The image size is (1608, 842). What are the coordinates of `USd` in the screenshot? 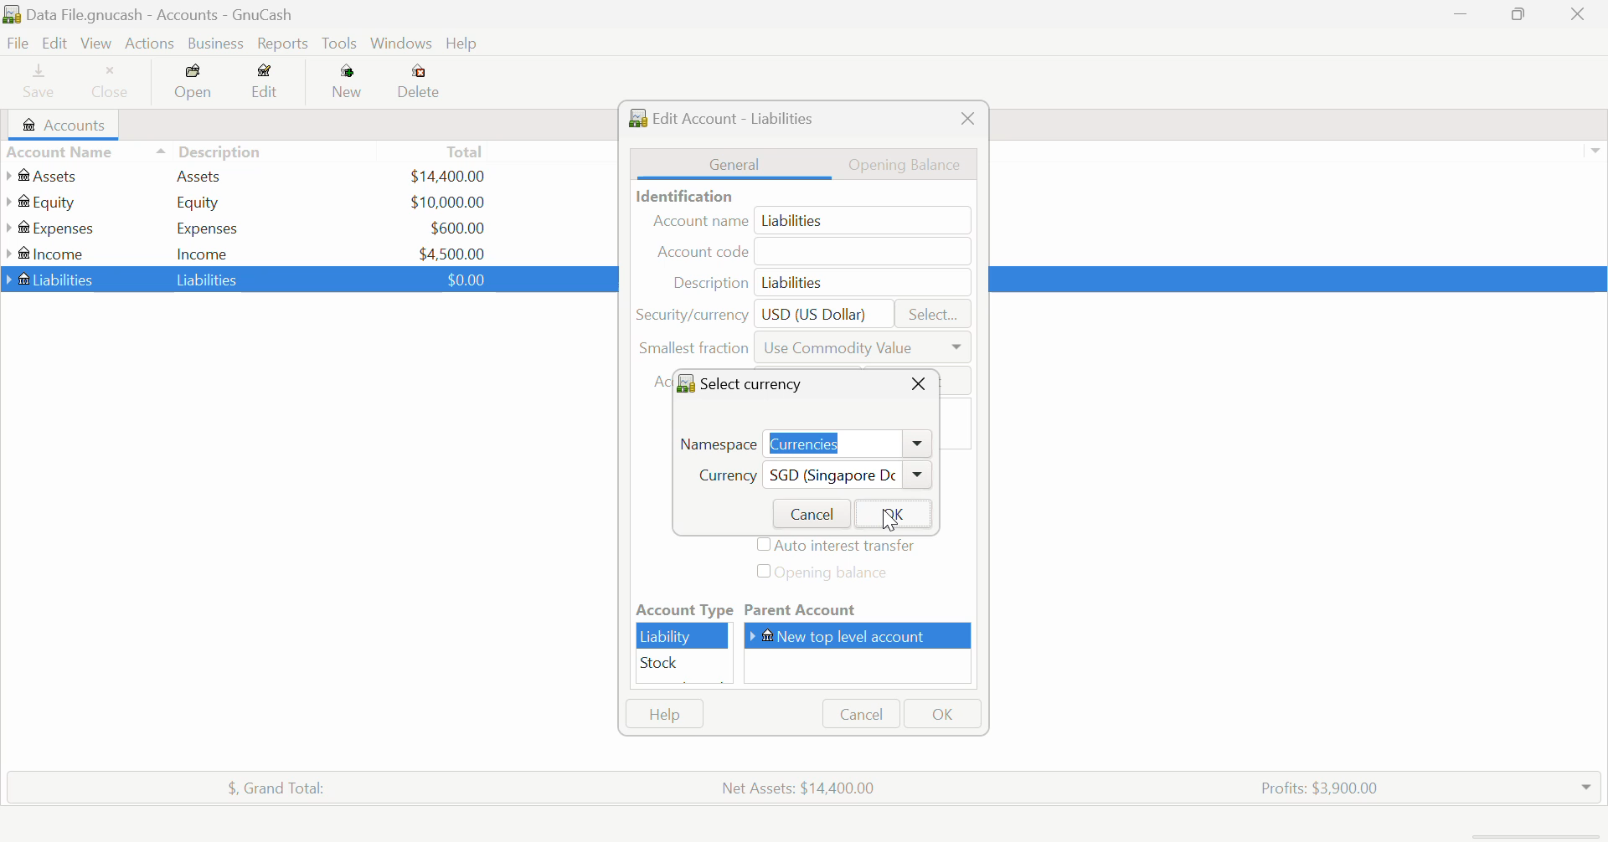 It's located at (446, 174).